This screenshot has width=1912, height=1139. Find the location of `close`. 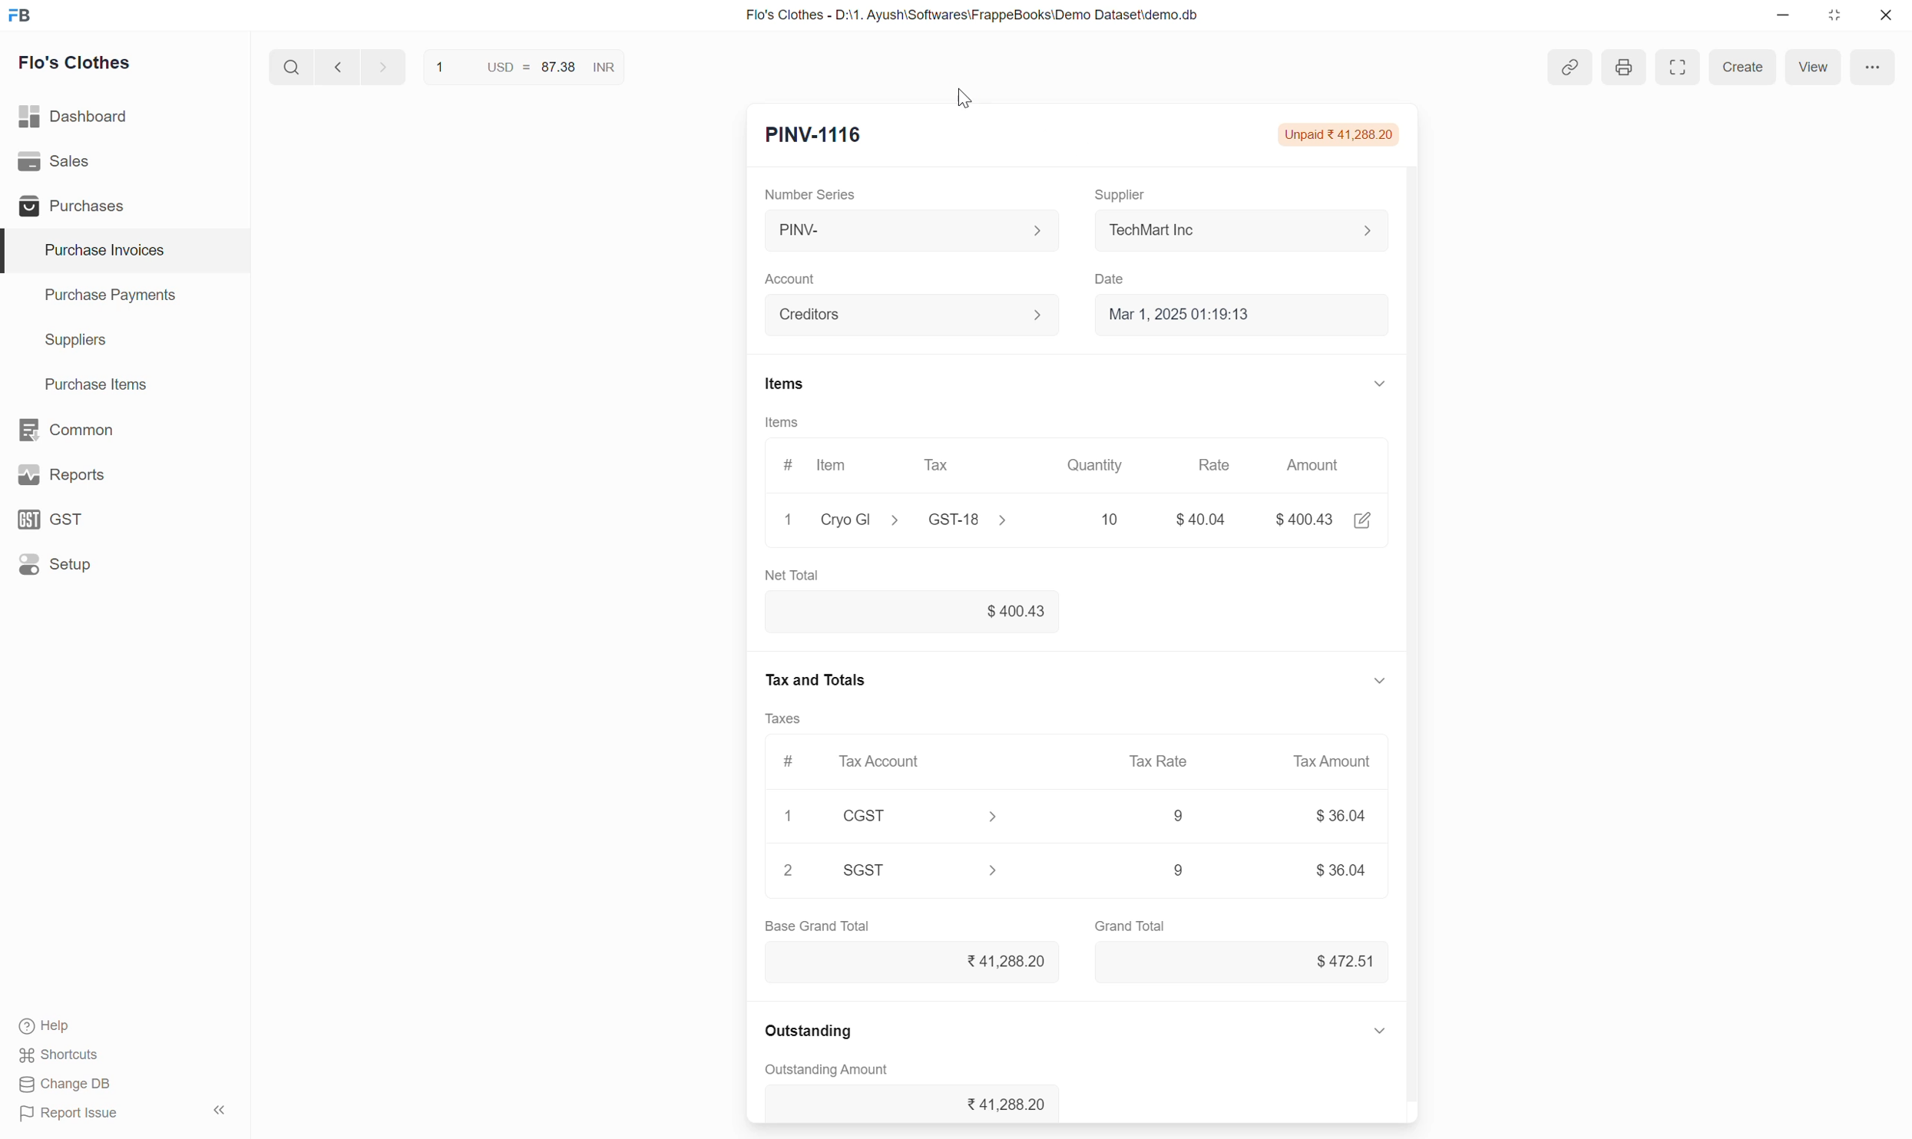

close is located at coordinates (1886, 18).